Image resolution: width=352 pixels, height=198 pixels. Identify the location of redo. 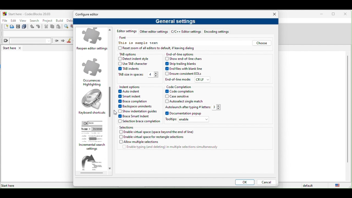
(39, 27).